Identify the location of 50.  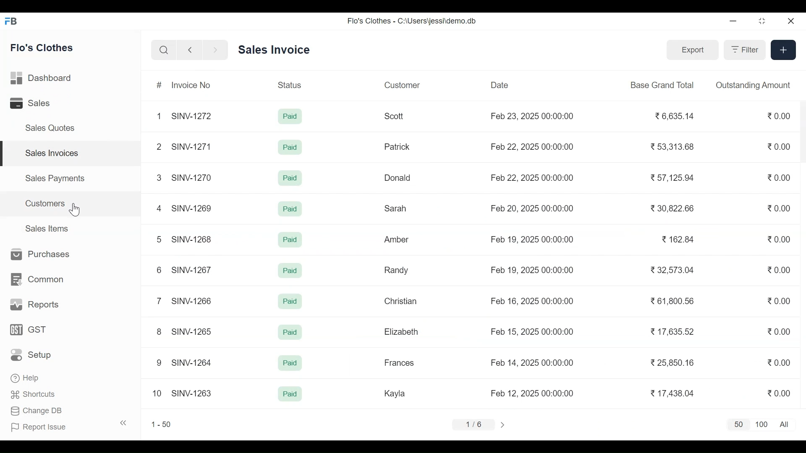
(738, 424).